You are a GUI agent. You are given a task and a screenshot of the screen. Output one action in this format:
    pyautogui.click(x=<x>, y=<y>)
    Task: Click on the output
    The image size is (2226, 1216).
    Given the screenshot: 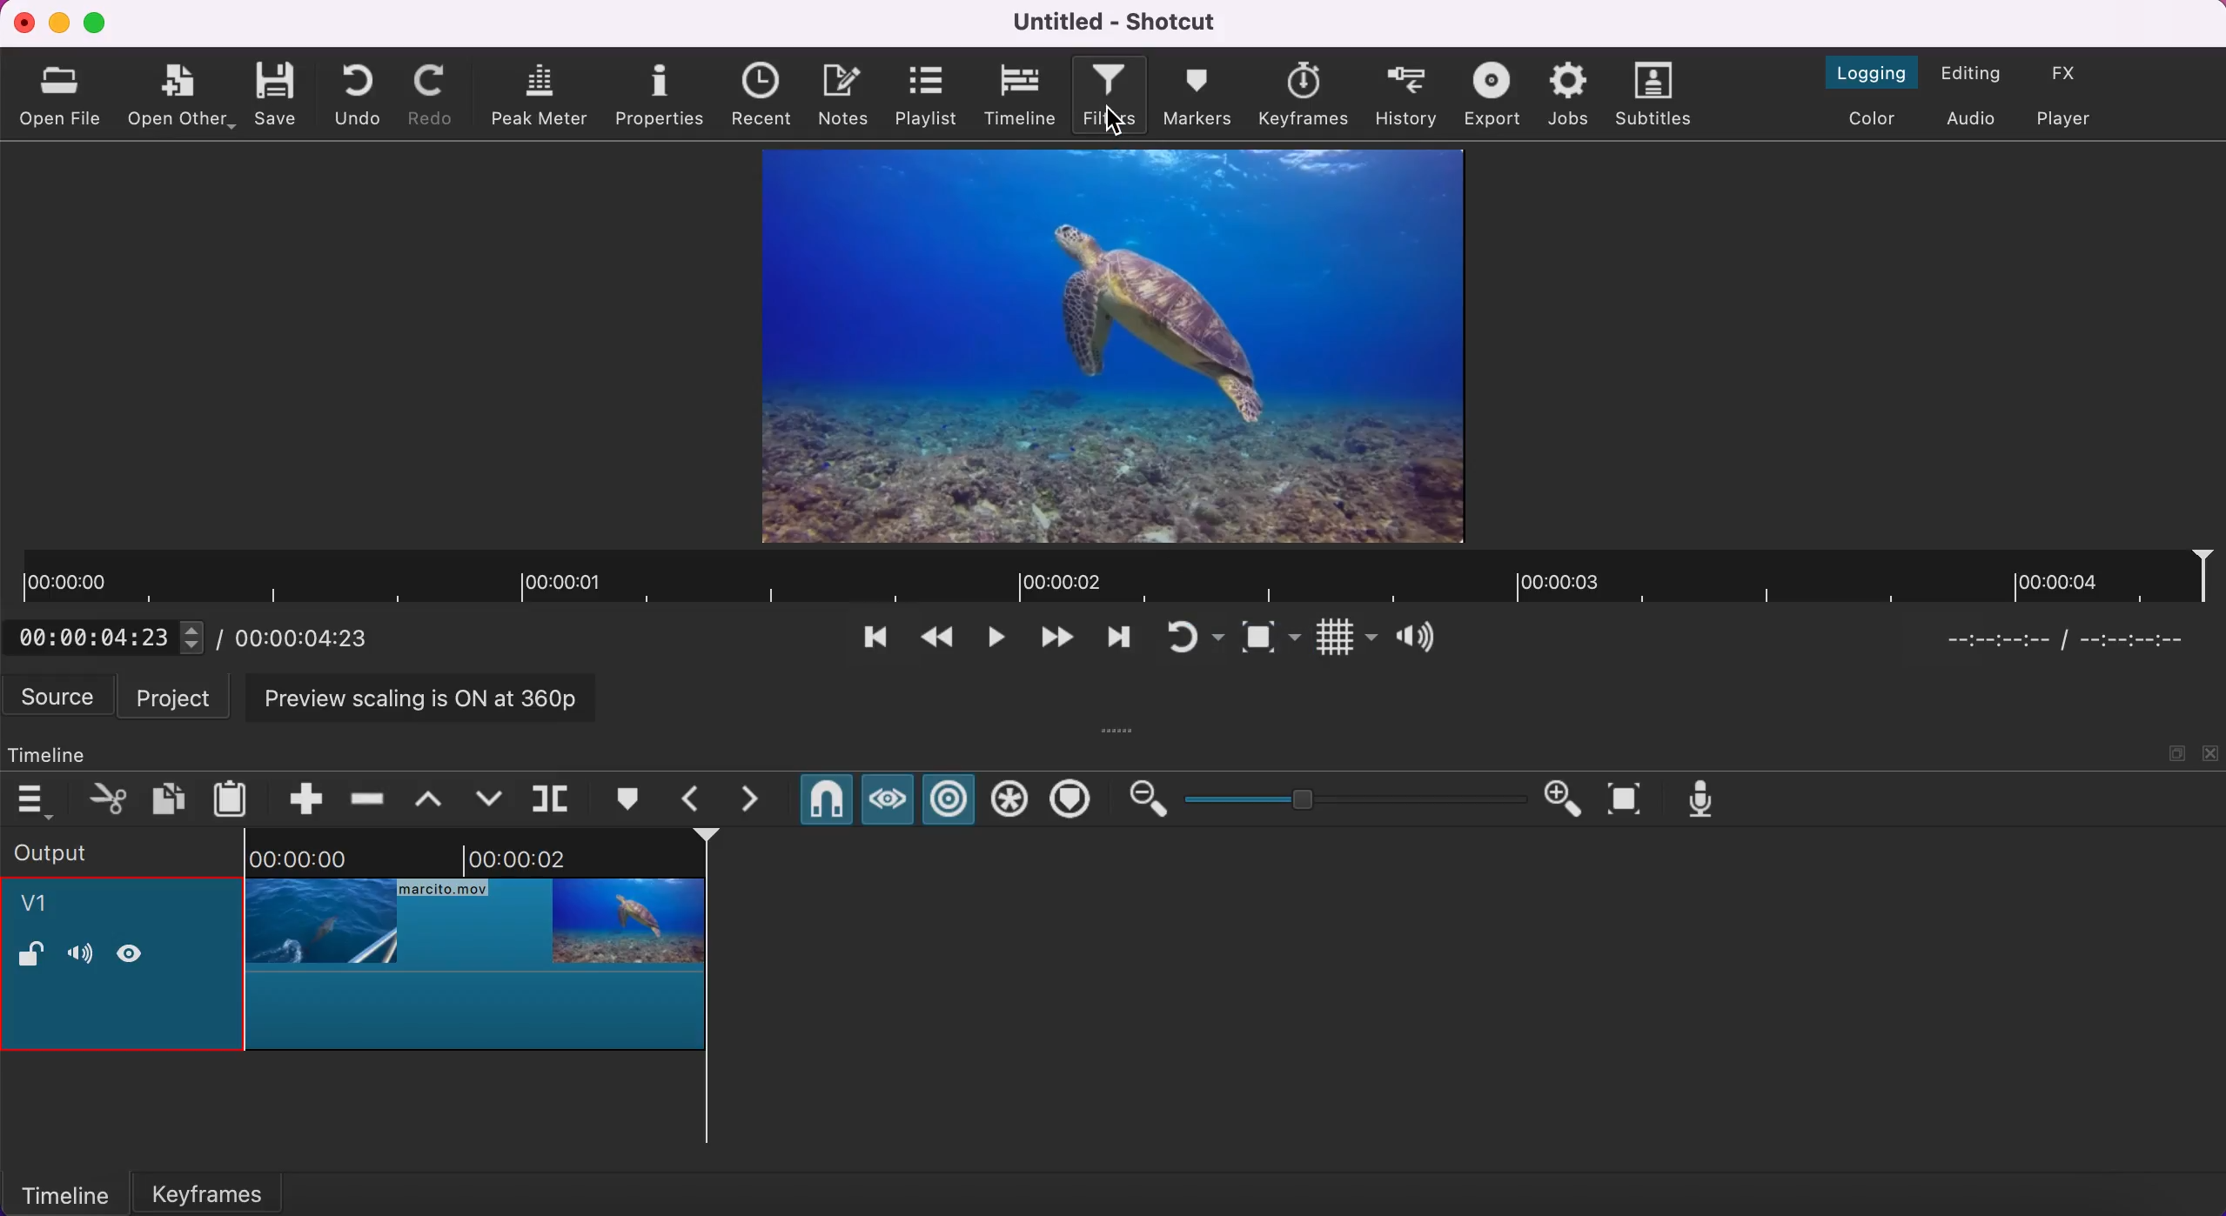 What is the action you would take?
    pyautogui.click(x=97, y=851)
    